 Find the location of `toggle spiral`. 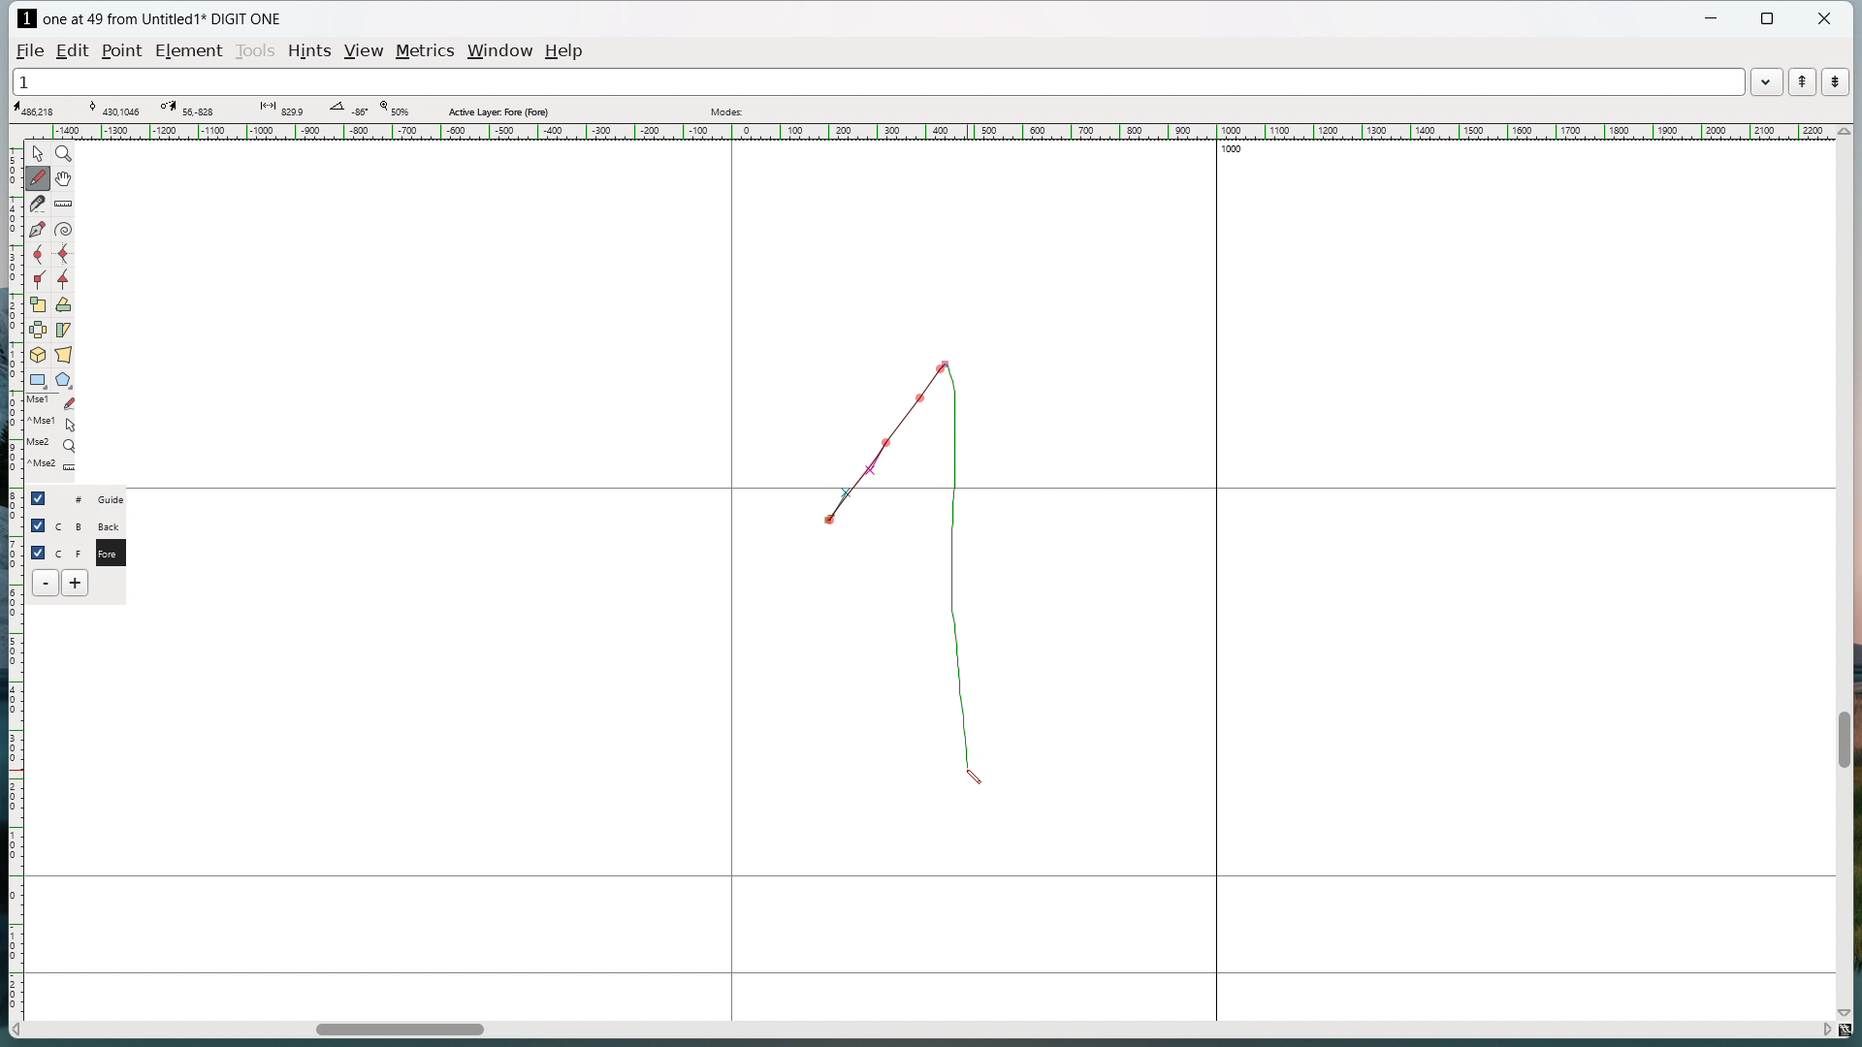

toggle spiral is located at coordinates (64, 230).